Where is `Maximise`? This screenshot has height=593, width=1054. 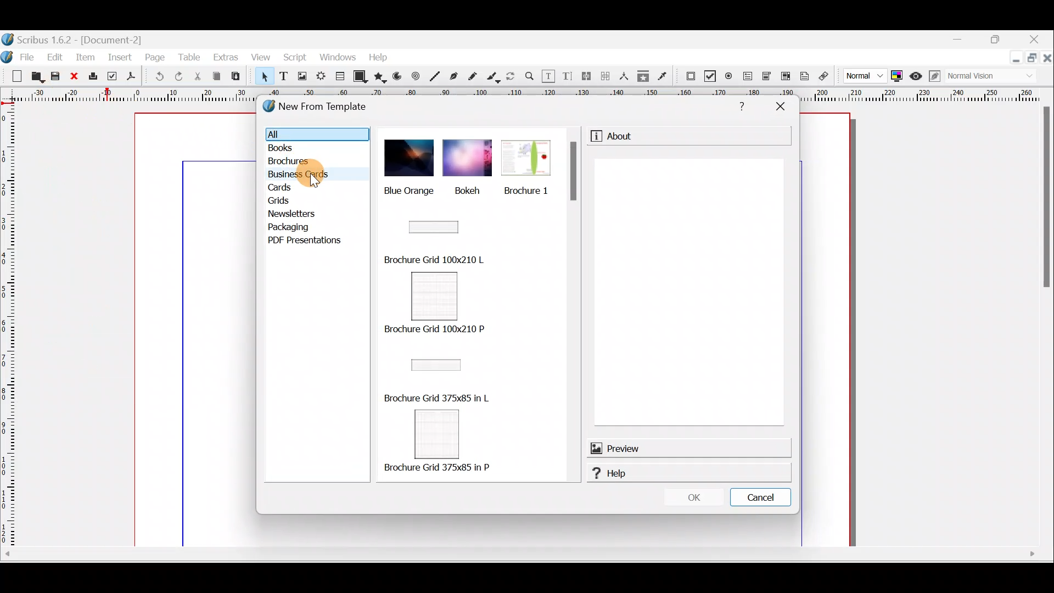 Maximise is located at coordinates (1003, 39).